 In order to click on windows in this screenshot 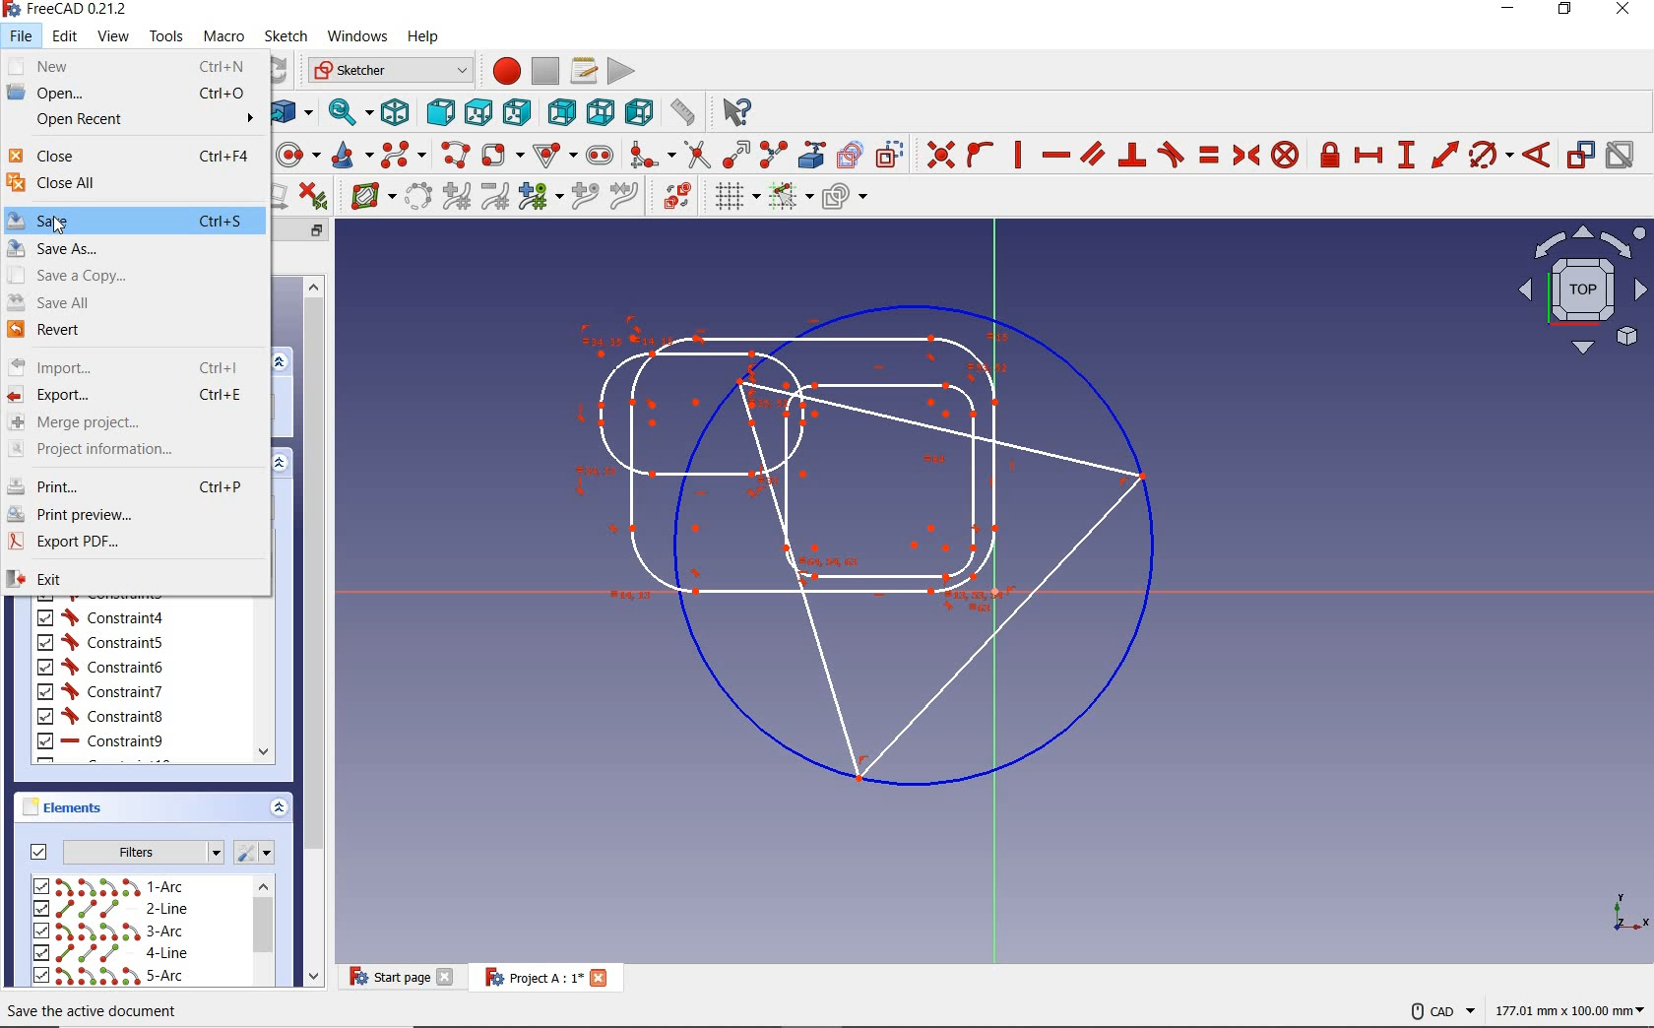, I will do `click(359, 36)`.